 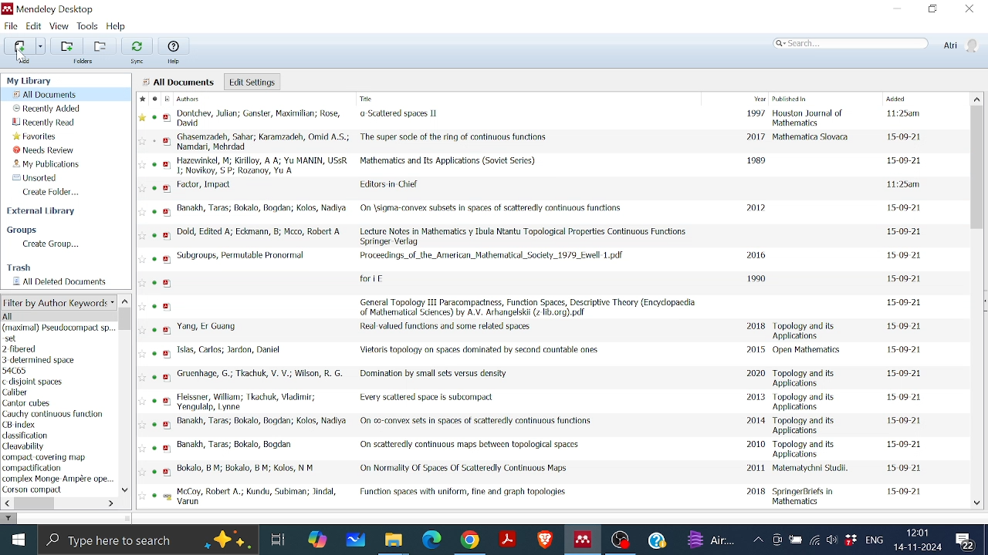 I want to click on Favourite, so click(x=141, y=378).